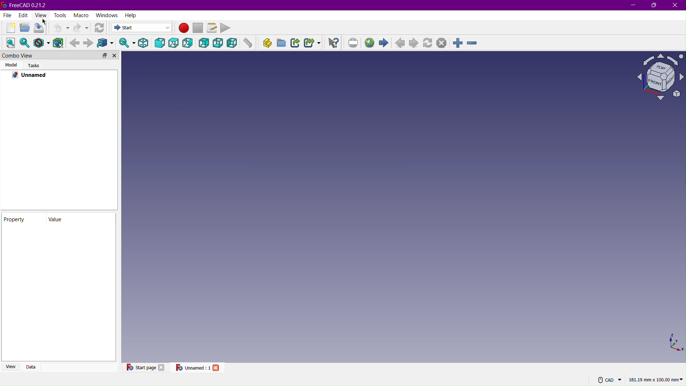 The width and height of the screenshot is (686, 386). What do you see at coordinates (160, 43) in the screenshot?
I see `Front` at bounding box center [160, 43].